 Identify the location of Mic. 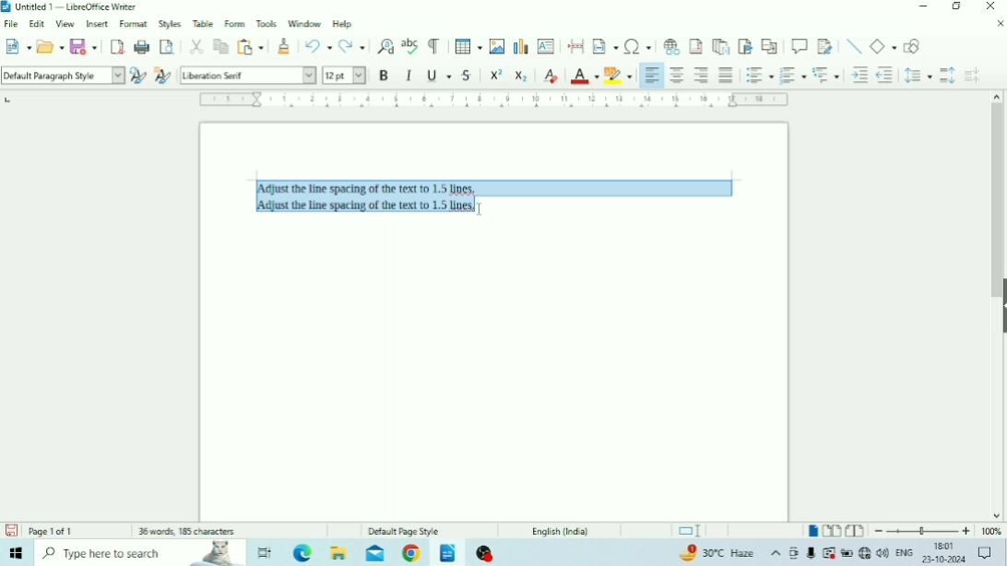
(811, 553).